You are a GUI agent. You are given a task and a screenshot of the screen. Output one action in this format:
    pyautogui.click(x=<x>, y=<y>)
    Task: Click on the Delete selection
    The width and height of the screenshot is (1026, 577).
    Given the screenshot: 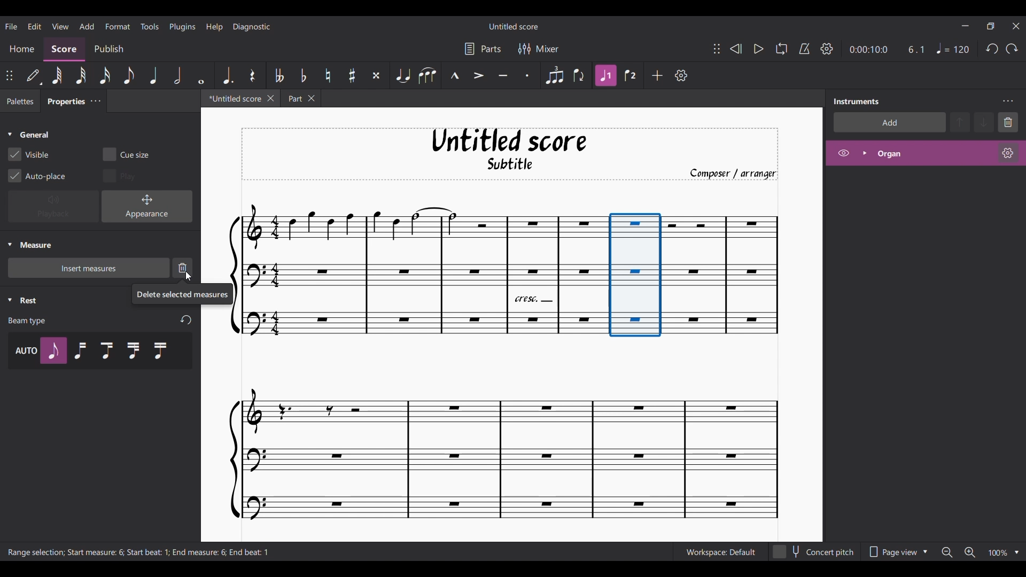 What is the action you would take?
    pyautogui.click(x=1008, y=122)
    